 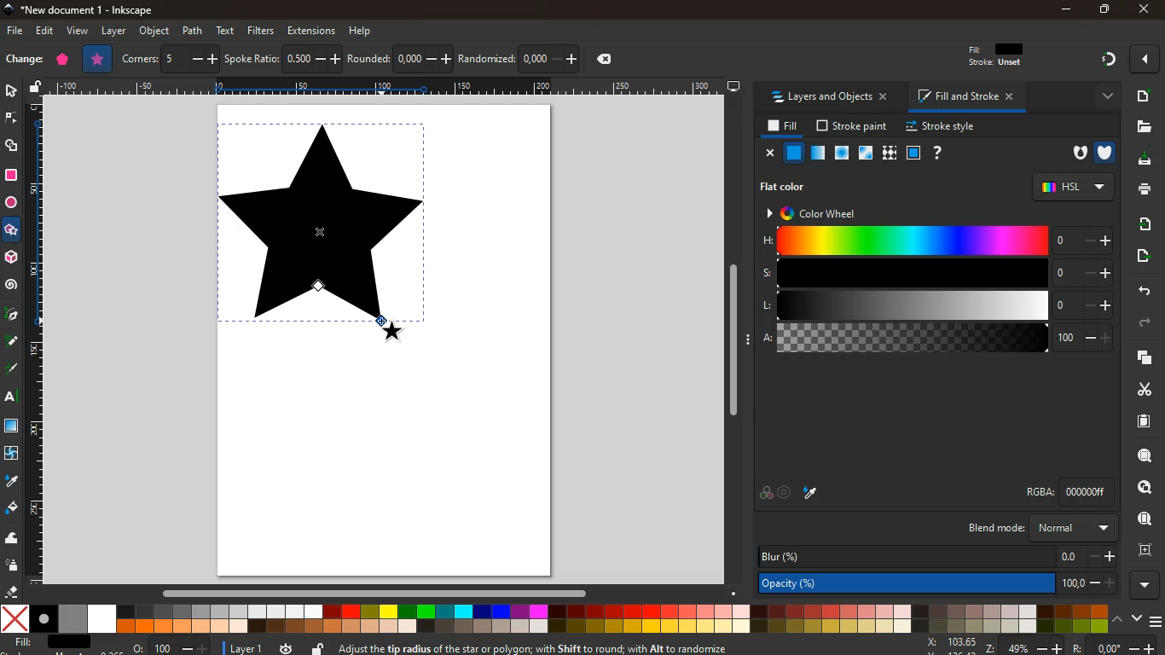 What do you see at coordinates (1074, 154) in the screenshot?
I see `hole` at bounding box center [1074, 154].